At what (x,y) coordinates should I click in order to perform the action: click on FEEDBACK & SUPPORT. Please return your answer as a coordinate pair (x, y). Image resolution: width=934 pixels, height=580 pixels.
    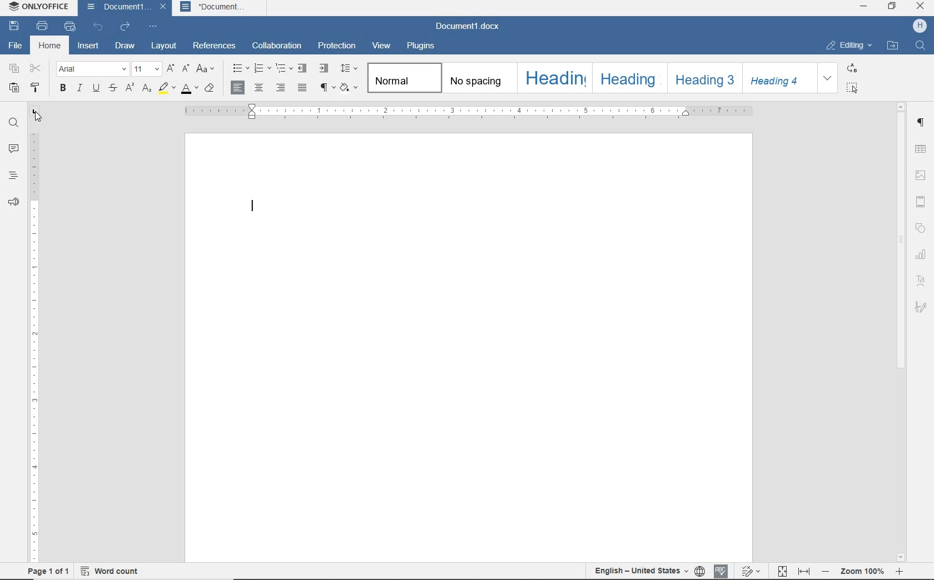
    Looking at the image, I should click on (13, 203).